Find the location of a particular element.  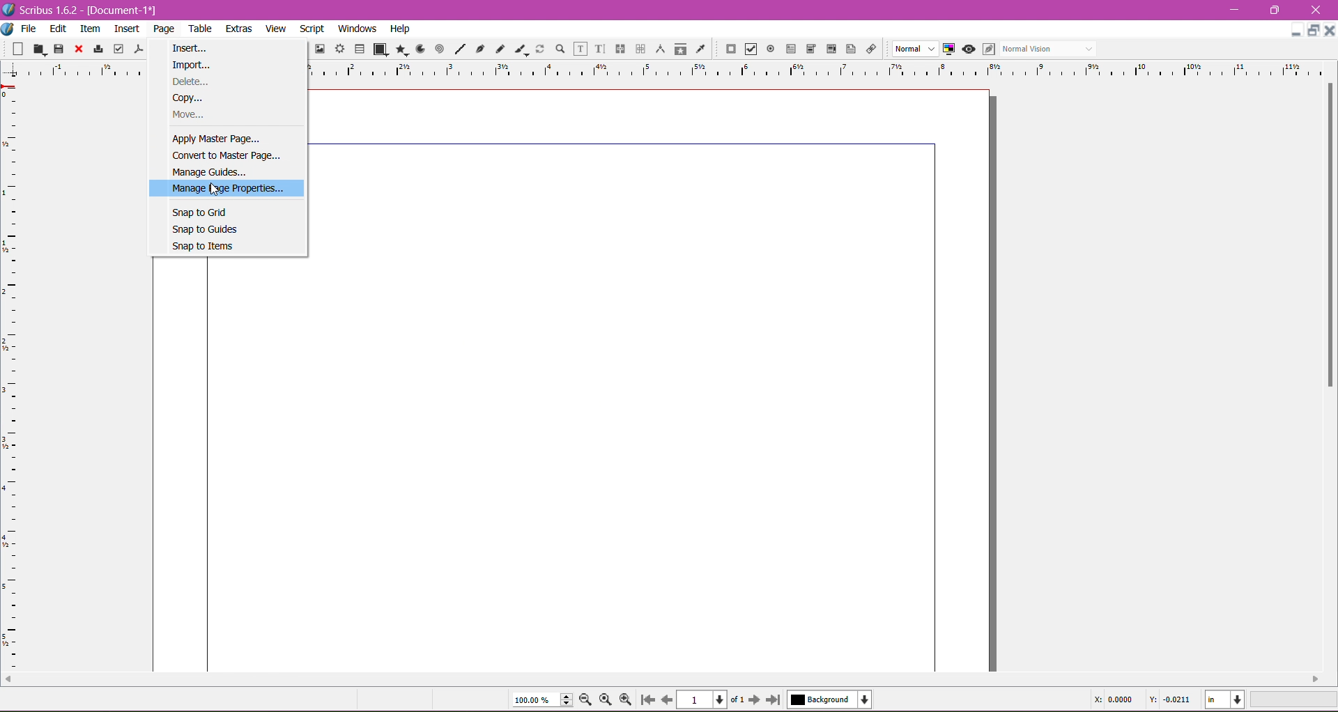

Insert is located at coordinates (192, 48).